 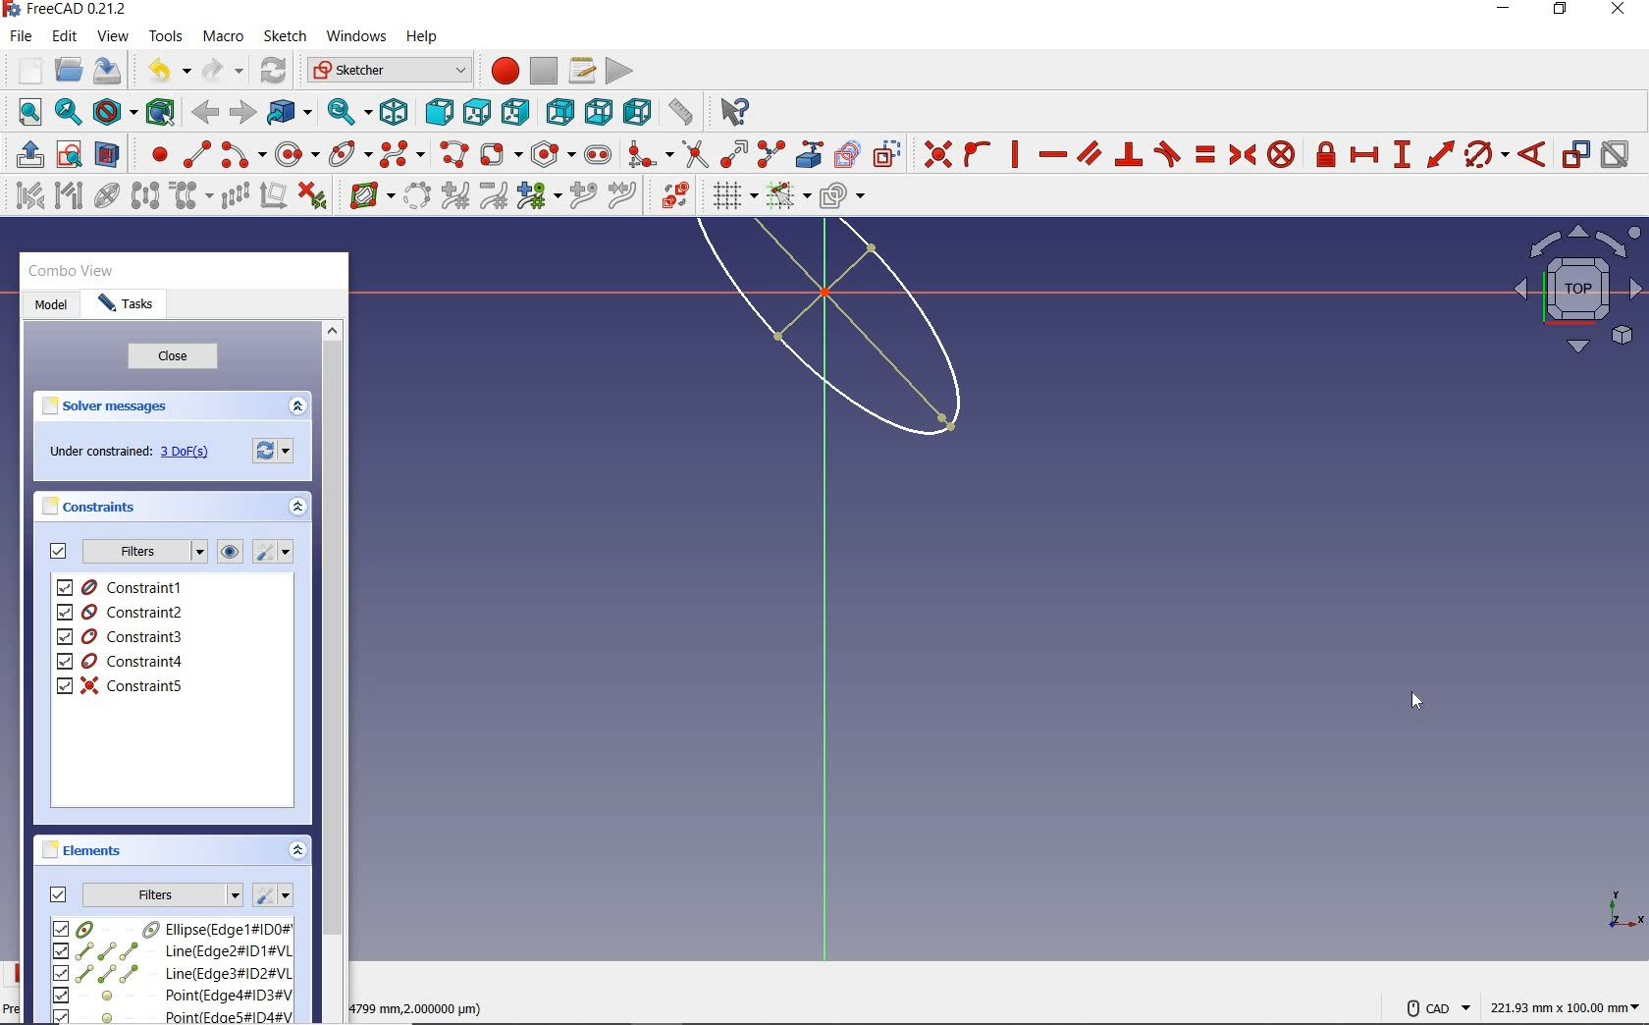 I want to click on collapse, so click(x=299, y=510).